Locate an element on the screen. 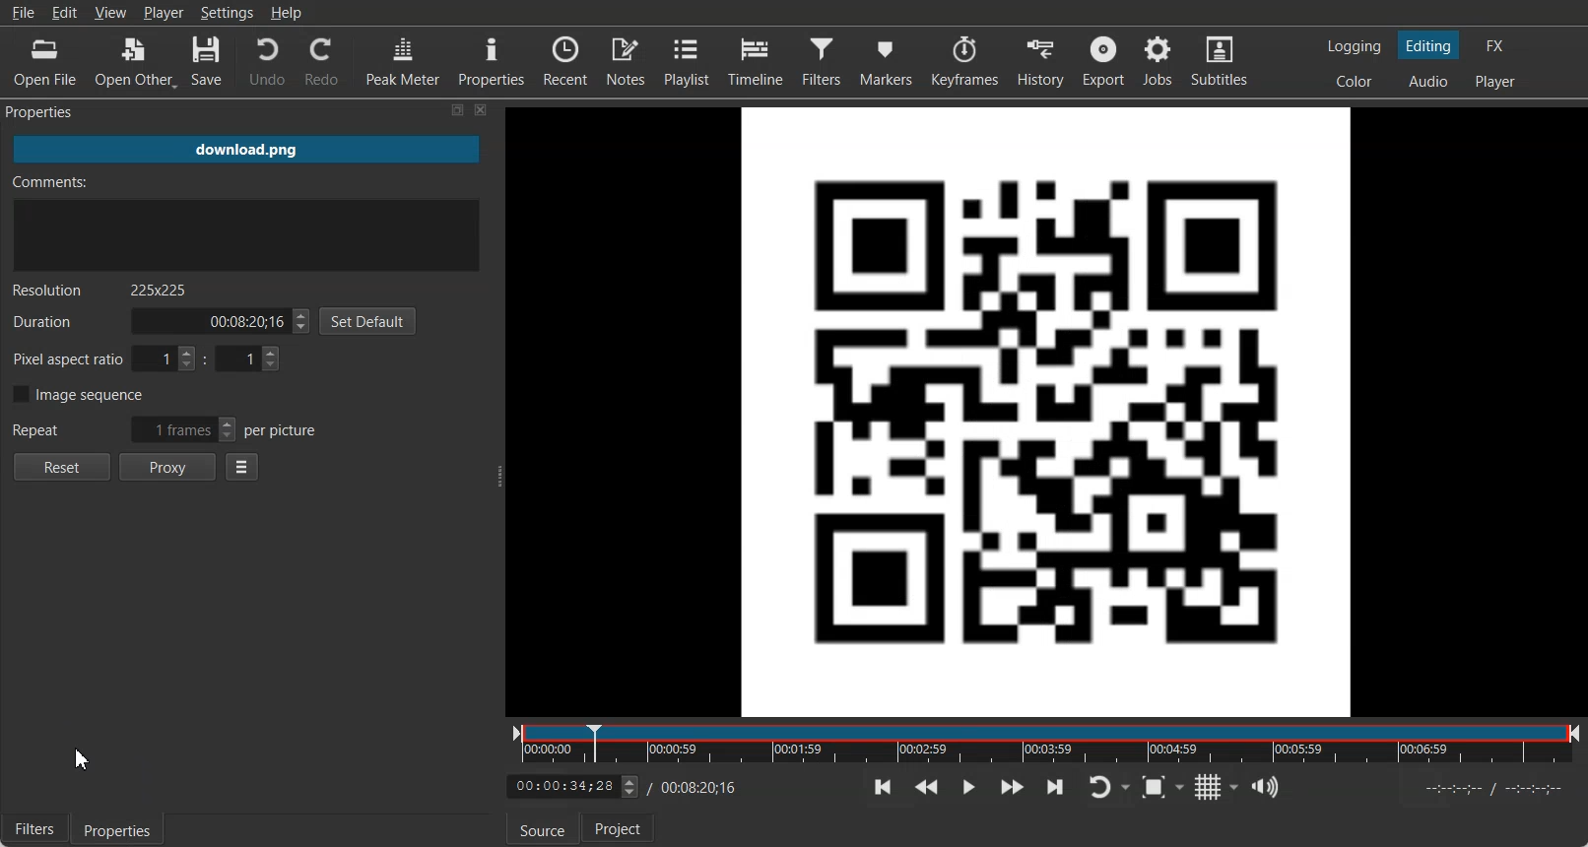 The image size is (1588, 847). Timeline is located at coordinates (756, 61).